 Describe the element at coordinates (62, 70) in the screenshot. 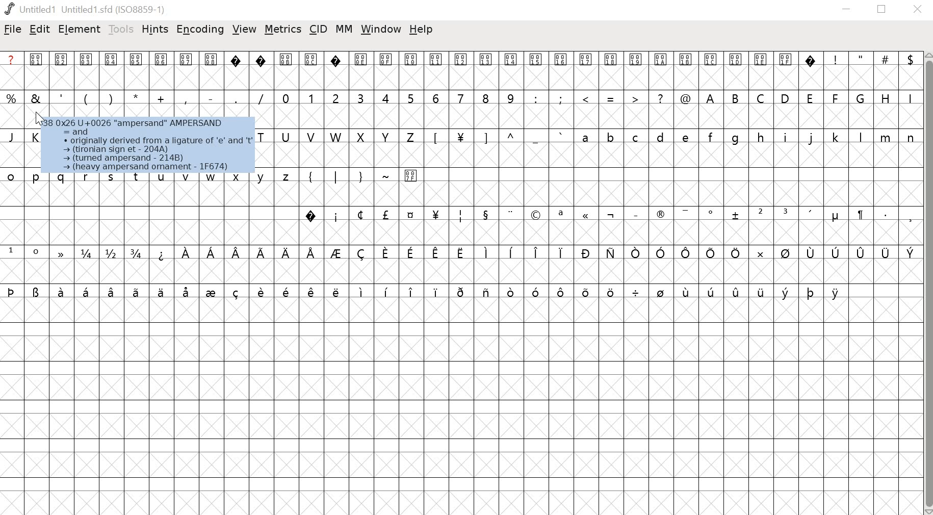

I see `0002` at that location.